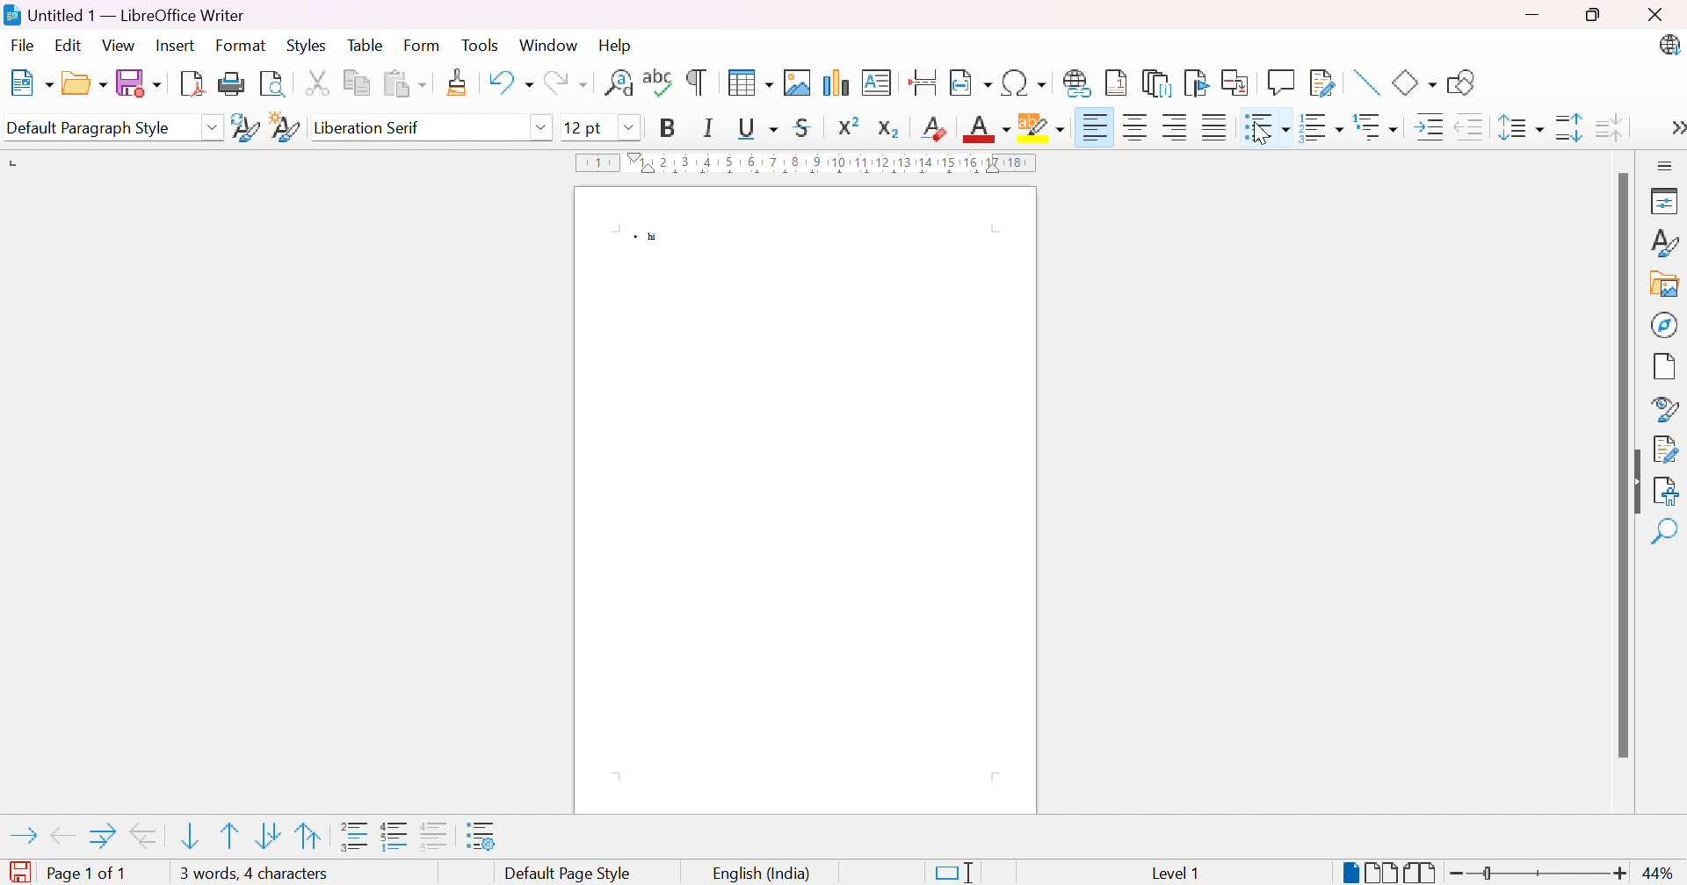 The width and height of the screenshot is (1687, 885). I want to click on Save, so click(140, 83).